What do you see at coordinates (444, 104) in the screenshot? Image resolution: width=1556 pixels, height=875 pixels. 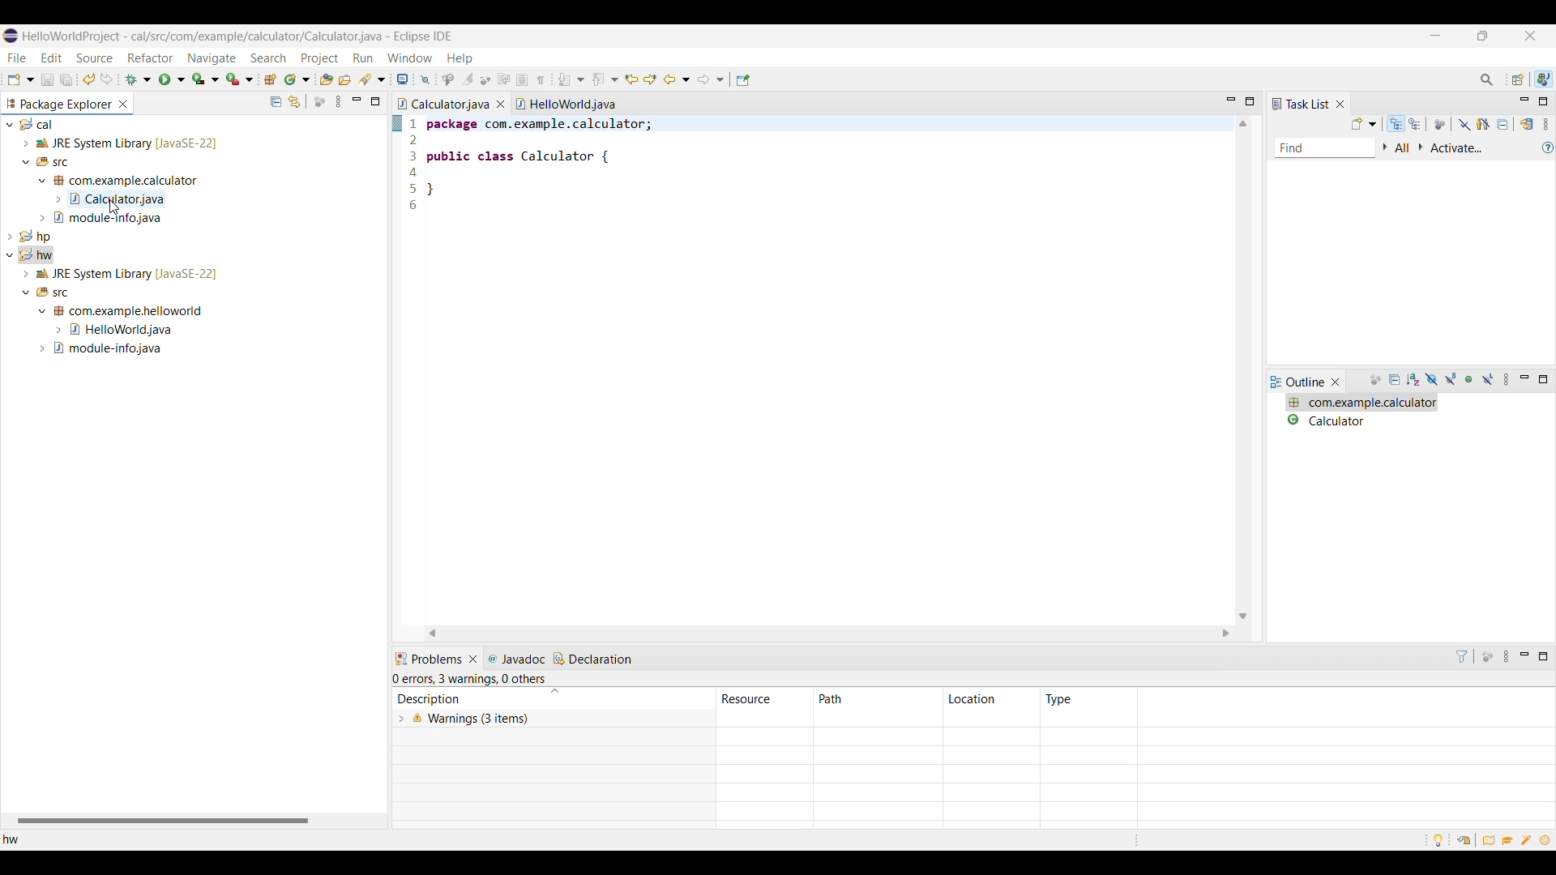 I see `calculator.java` at bounding box center [444, 104].